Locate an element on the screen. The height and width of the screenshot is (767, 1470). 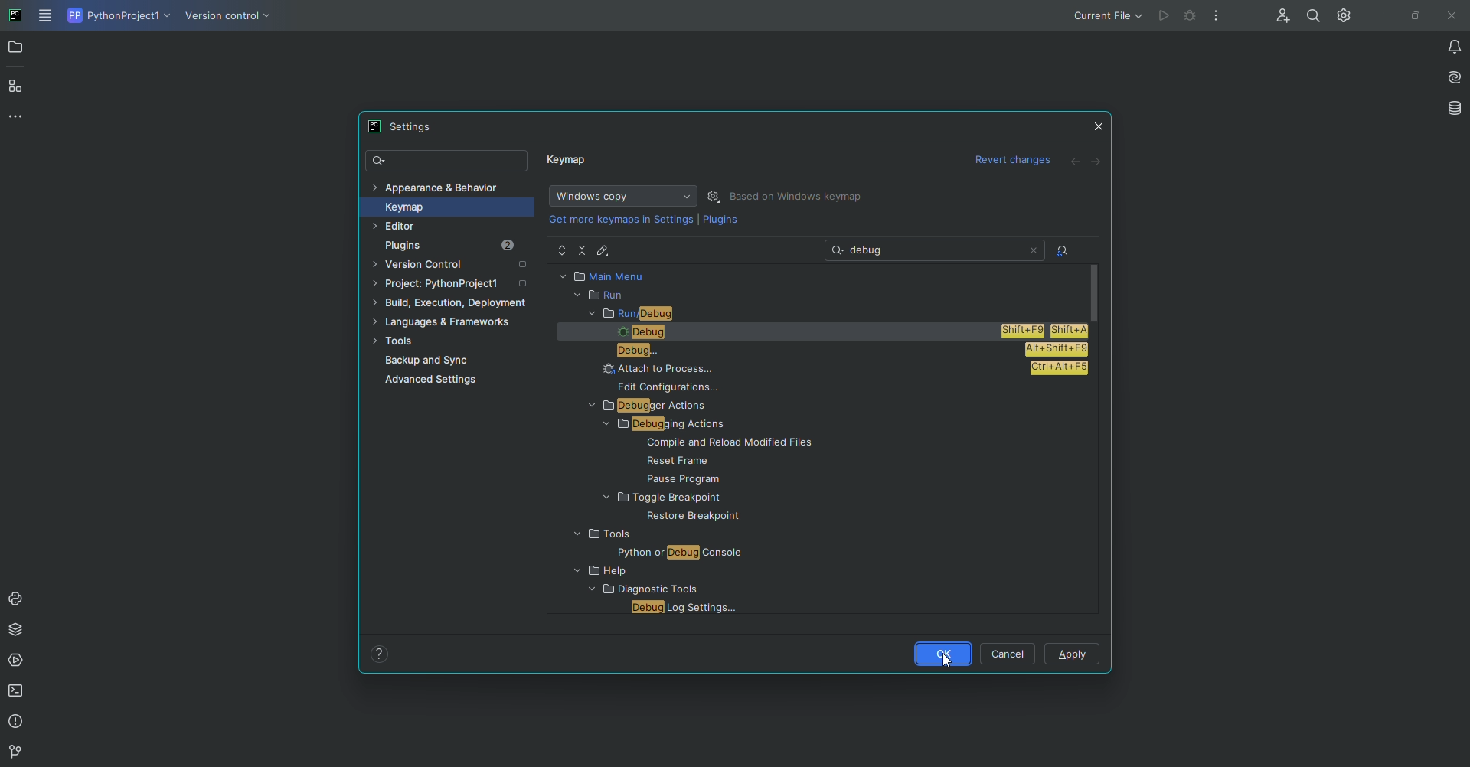
DEBUG.. is located at coordinates (790, 350).